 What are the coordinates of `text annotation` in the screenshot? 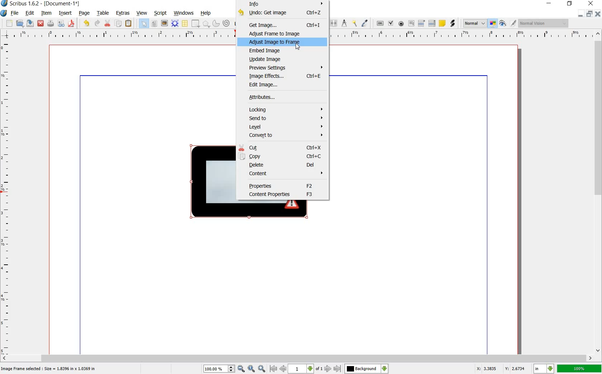 It's located at (443, 24).